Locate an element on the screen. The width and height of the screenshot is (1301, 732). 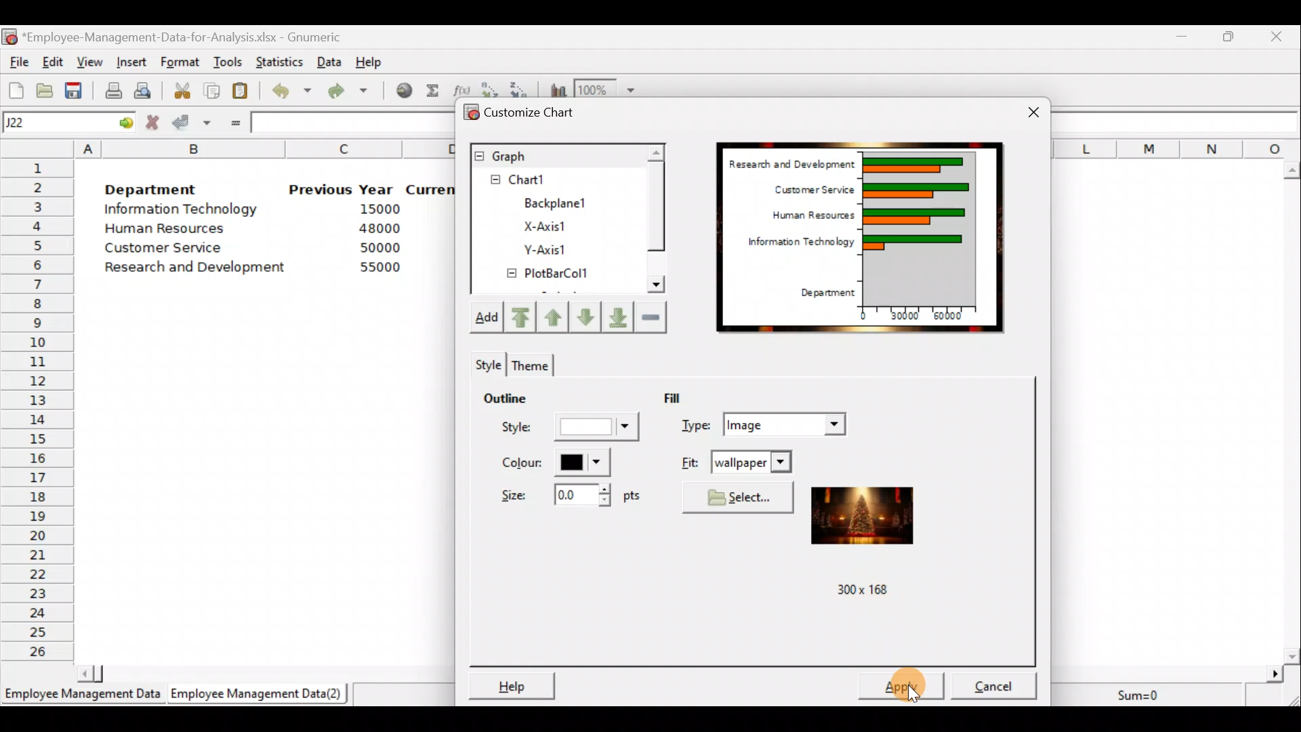
Rows is located at coordinates (38, 411).